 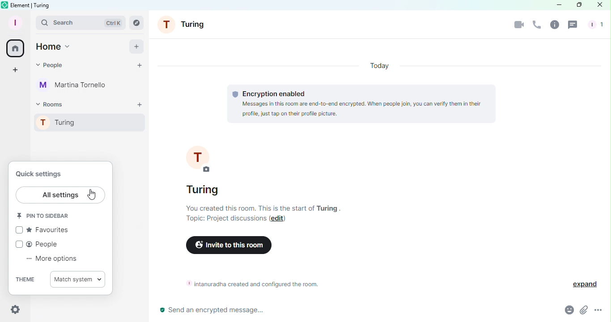 I want to click on Topic, so click(x=223, y=220).